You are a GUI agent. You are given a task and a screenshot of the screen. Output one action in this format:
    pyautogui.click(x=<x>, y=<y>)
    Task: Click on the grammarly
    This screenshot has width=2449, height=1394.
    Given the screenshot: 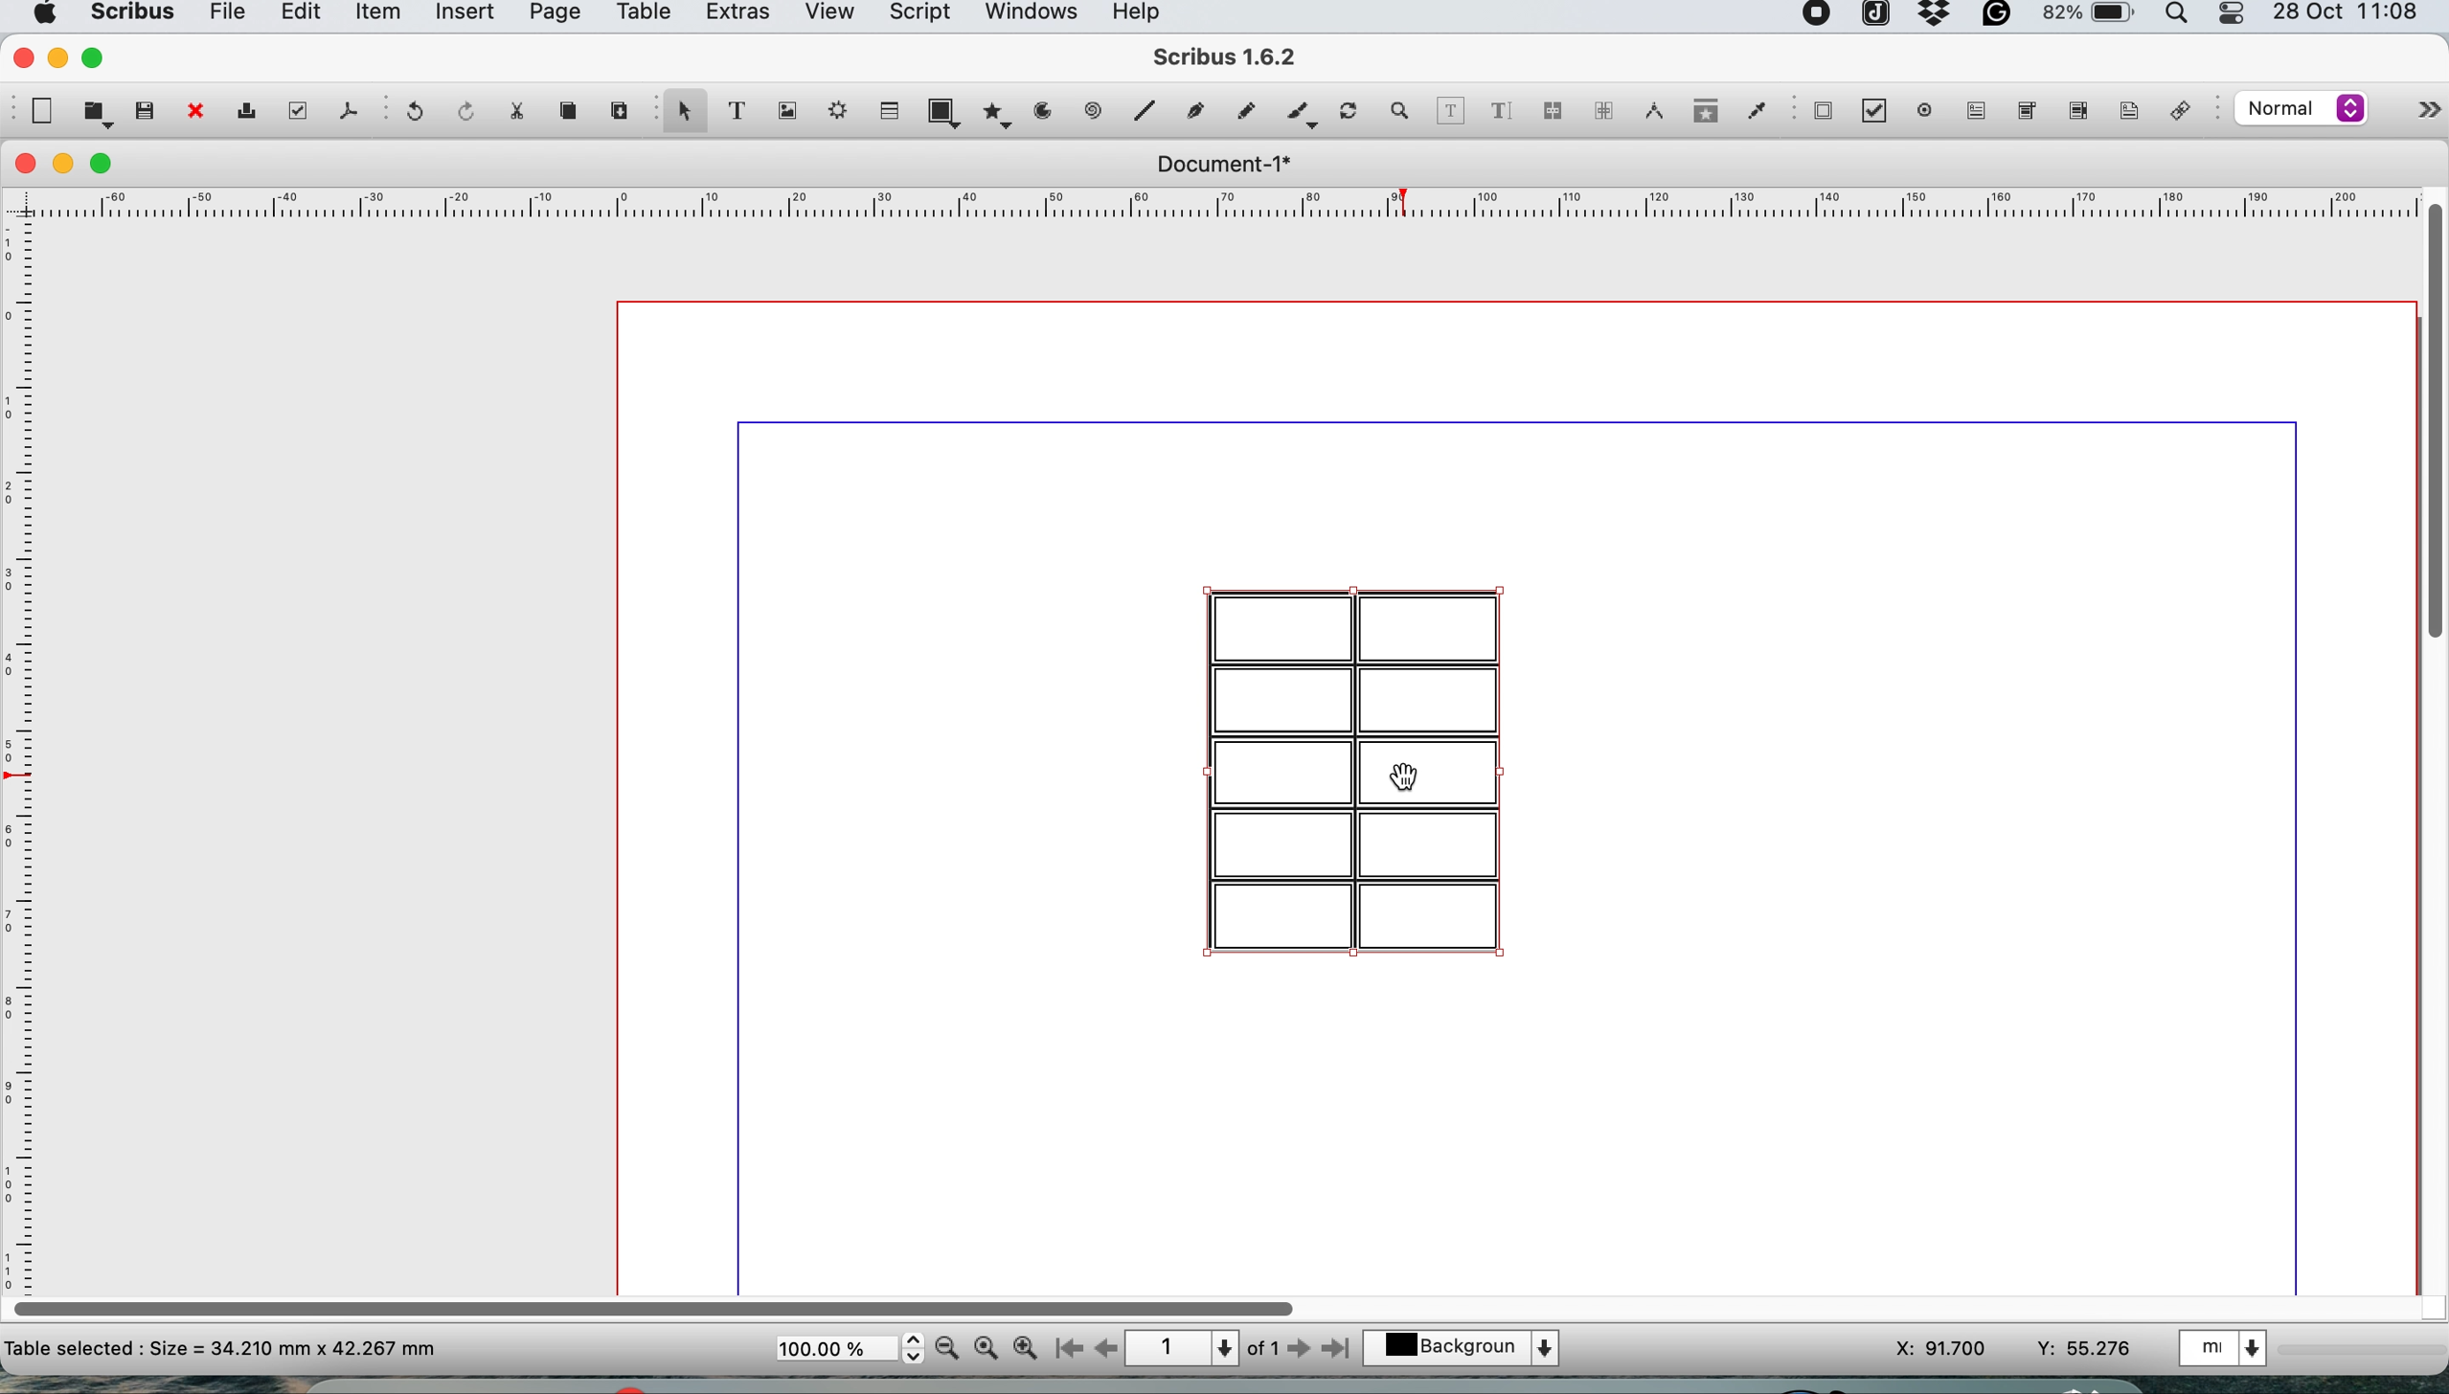 What is the action you would take?
    pyautogui.click(x=2000, y=19)
    